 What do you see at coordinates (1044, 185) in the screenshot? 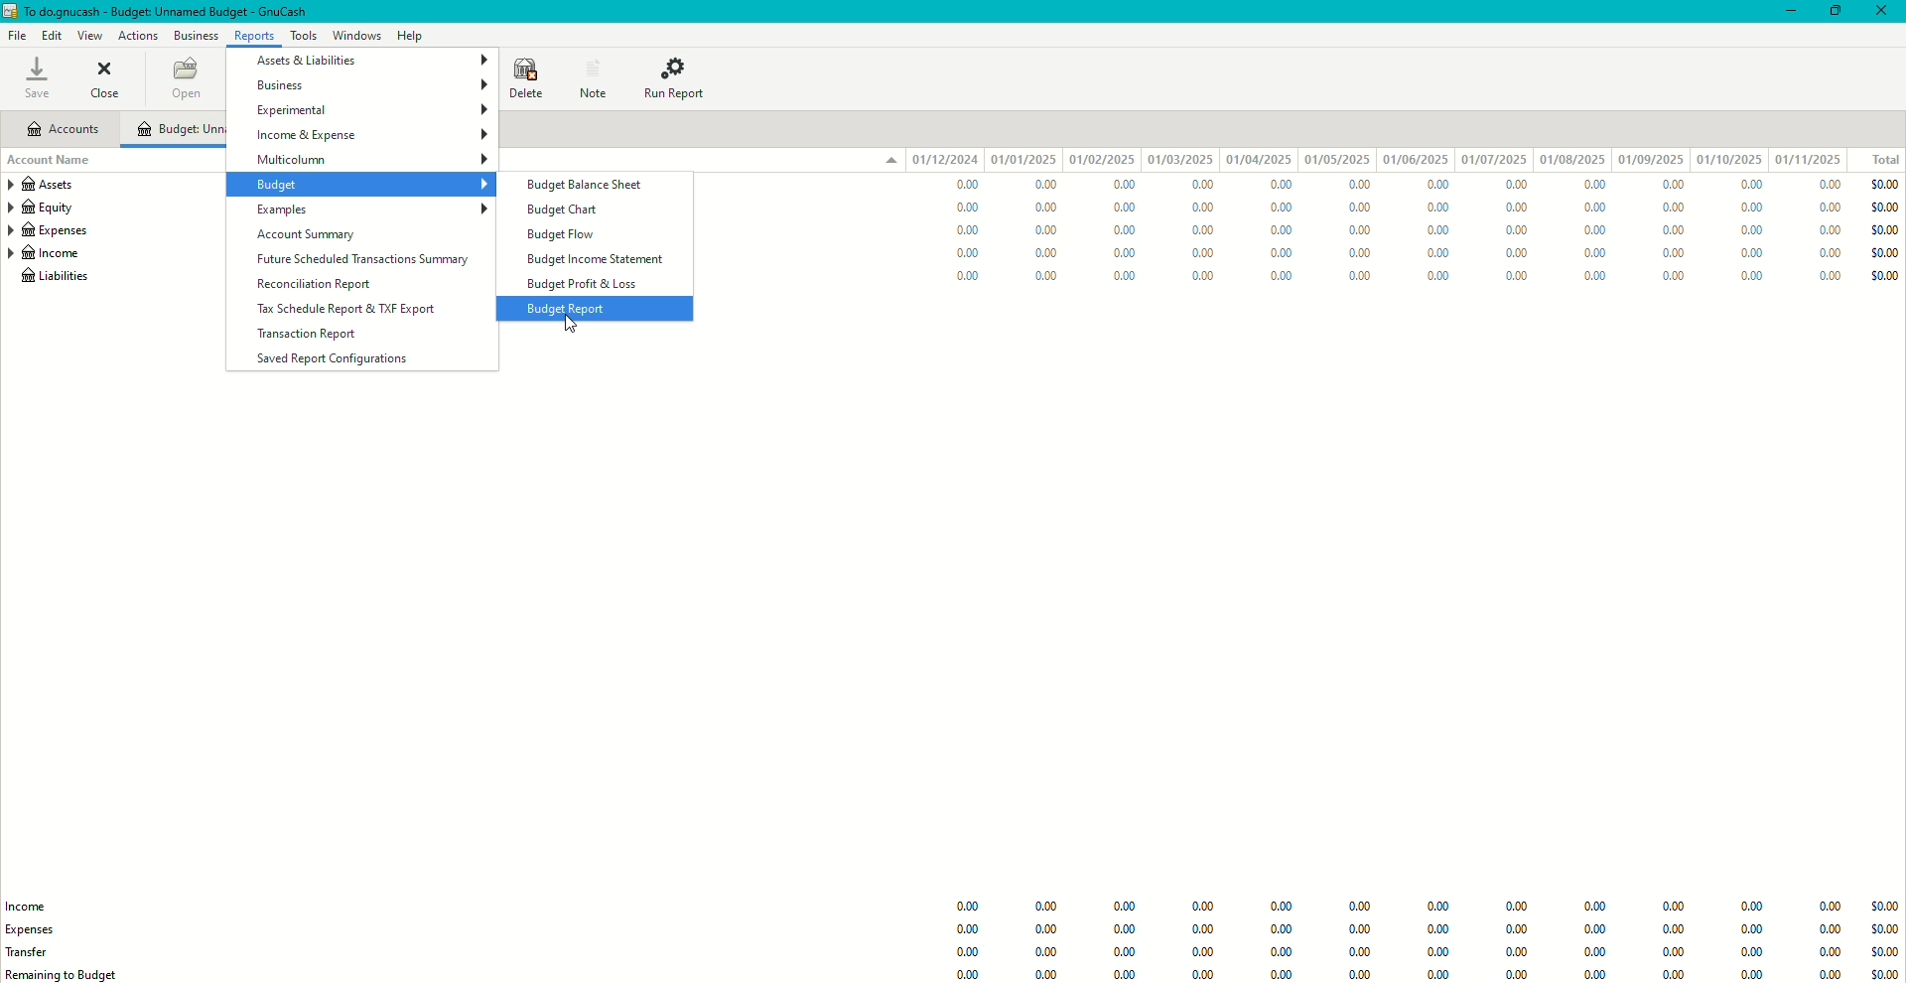
I see `0.00` at bounding box center [1044, 185].